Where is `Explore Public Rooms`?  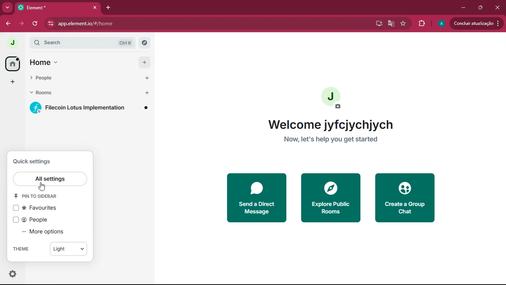
Explore Public Rooms is located at coordinates (329, 199).